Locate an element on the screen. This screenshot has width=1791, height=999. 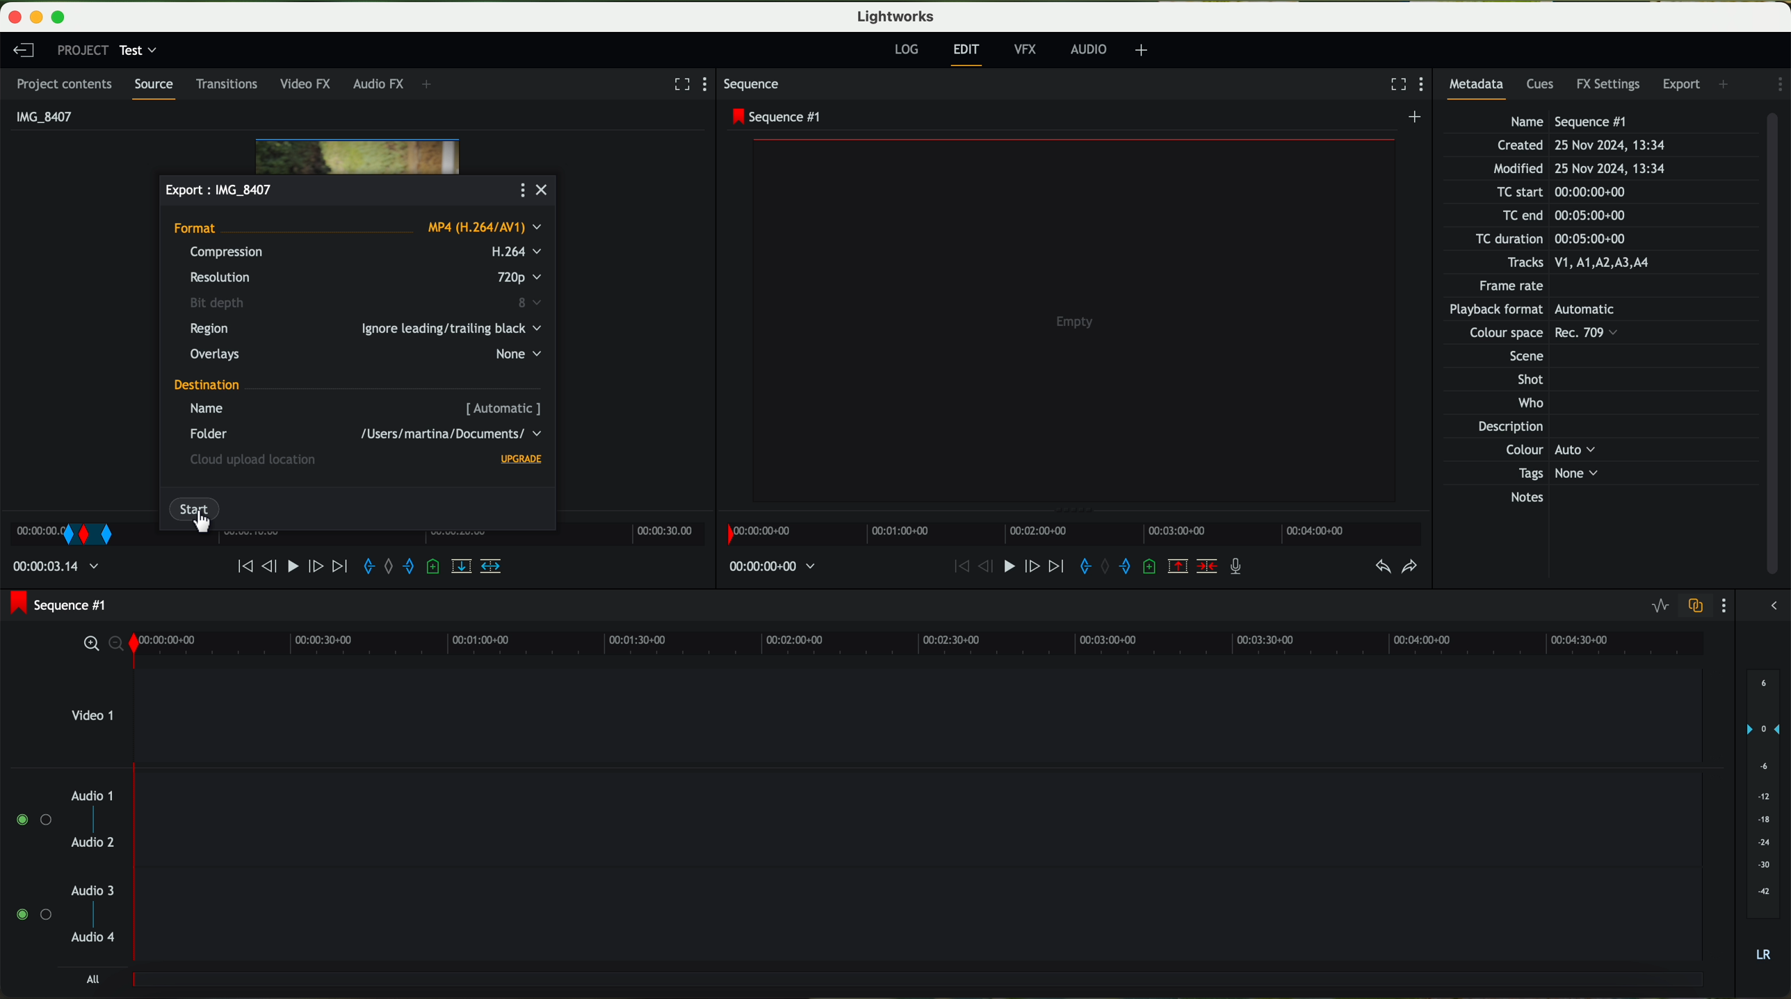
+ is located at coordinates (432, 85).